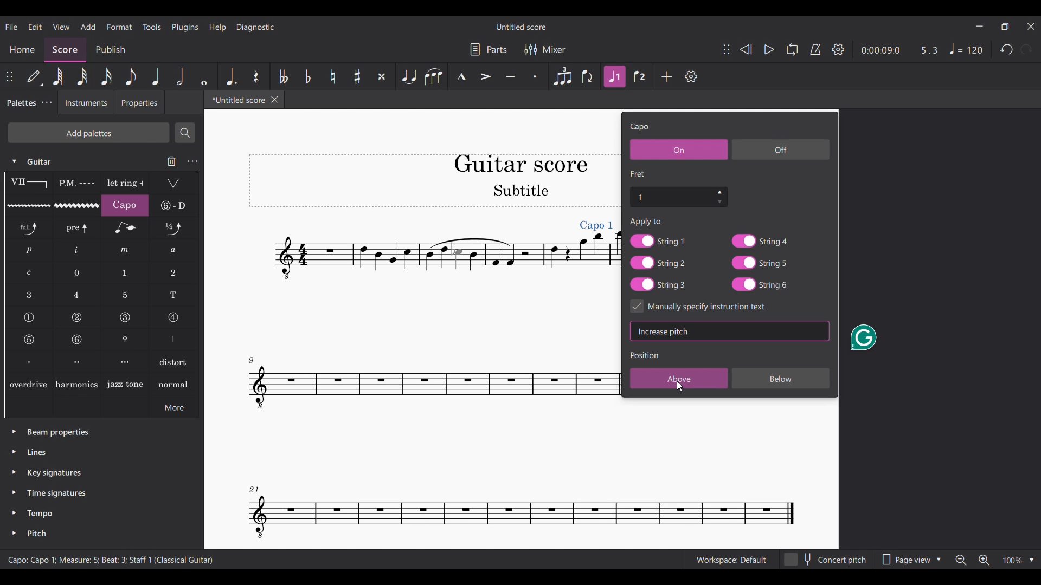  What do you see at coordinates (29, 228) in the screenshot?
I see `Standard bend` at bounding box center [29, 228].